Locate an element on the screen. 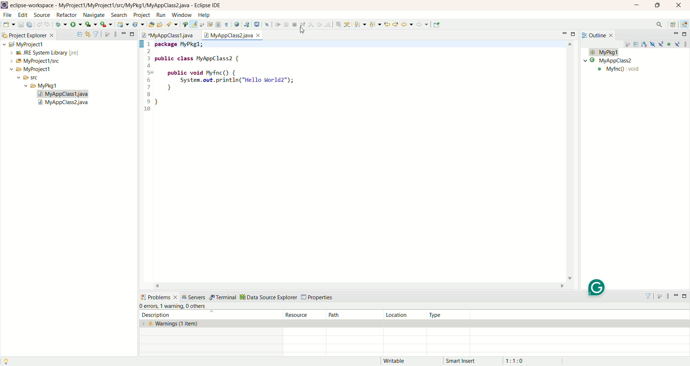 This screenshot has height=366, width=690. undo is located at coordinates (40, 25).